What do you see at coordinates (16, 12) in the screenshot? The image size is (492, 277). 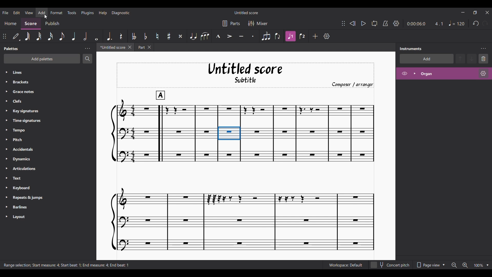 I see `Edit menu` at bounding box center [16, 12].